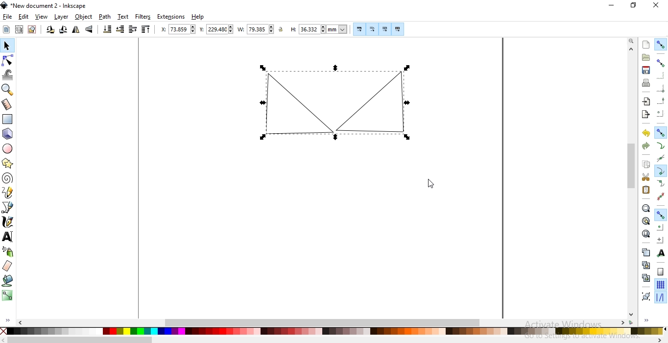 The height and width of the screenshot is (343, 668). I want to click on vertical coordinate of selection, so click(217, 29).